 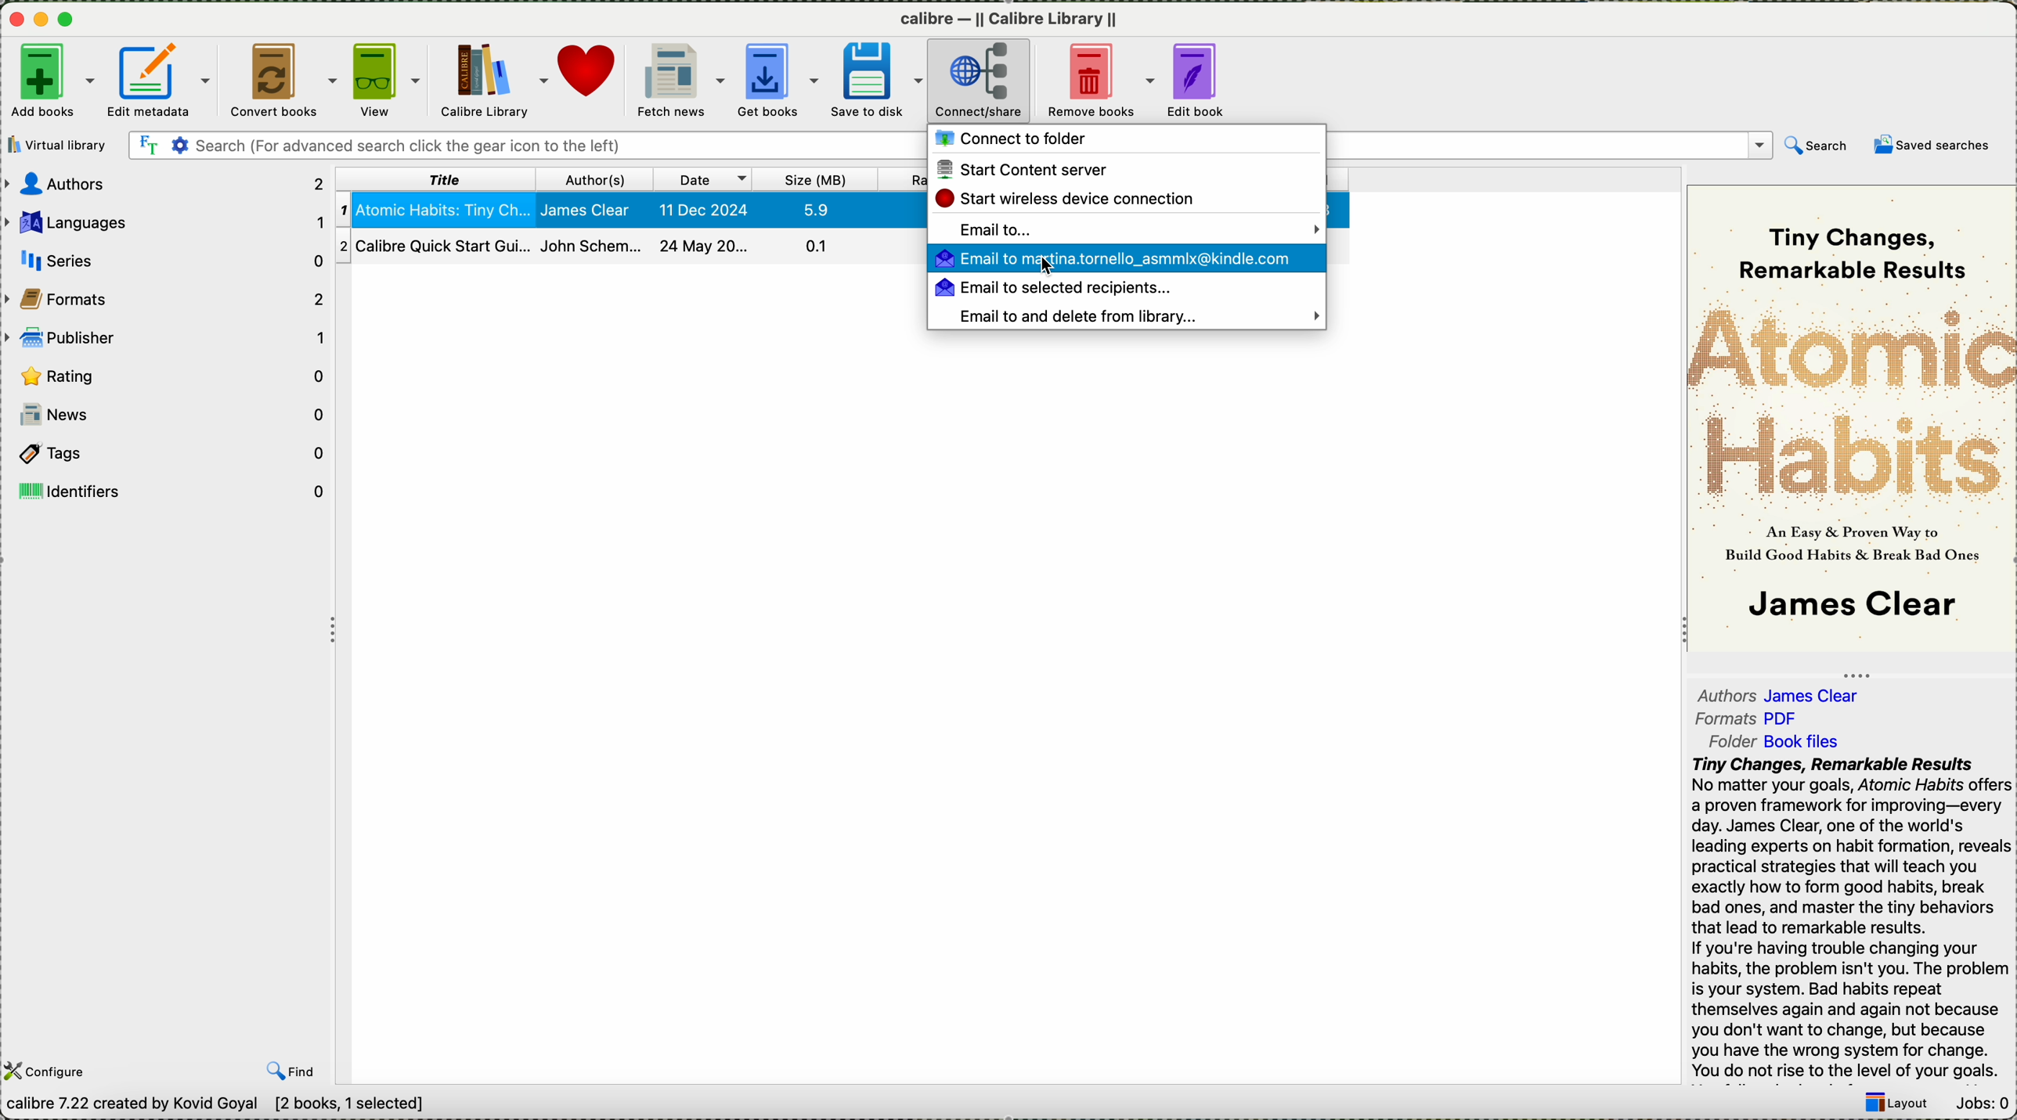 I want to click on view, so click(x=391, y=79).